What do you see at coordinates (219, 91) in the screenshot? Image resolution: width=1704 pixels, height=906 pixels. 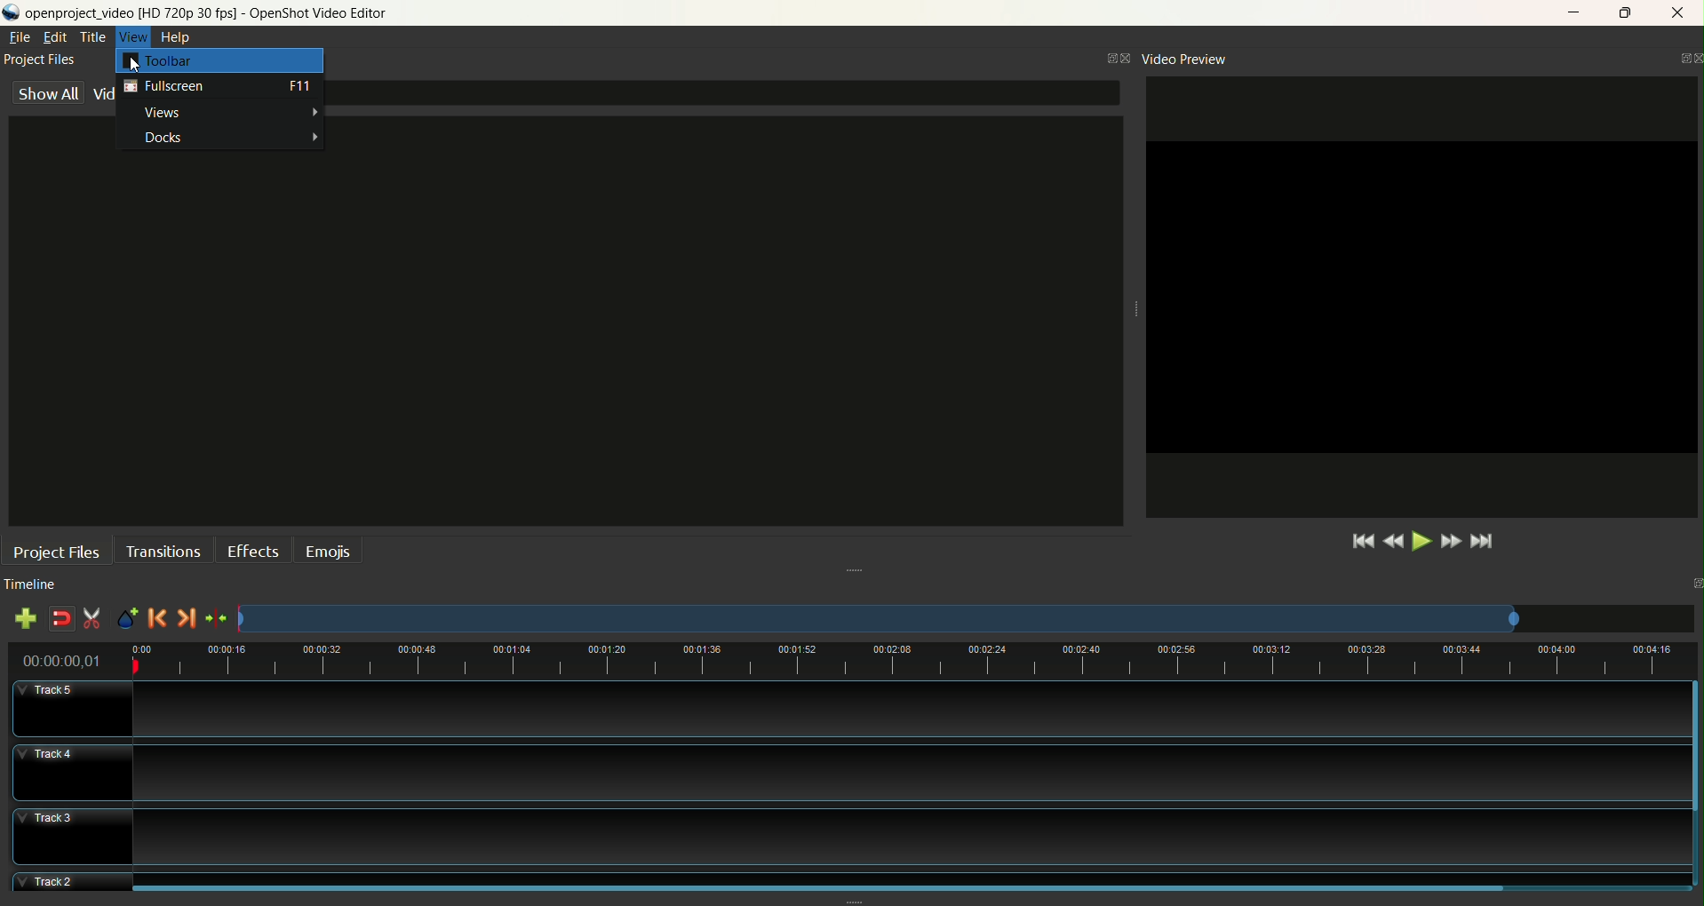 I see `fullscreen` at bounding box center [219, 91].